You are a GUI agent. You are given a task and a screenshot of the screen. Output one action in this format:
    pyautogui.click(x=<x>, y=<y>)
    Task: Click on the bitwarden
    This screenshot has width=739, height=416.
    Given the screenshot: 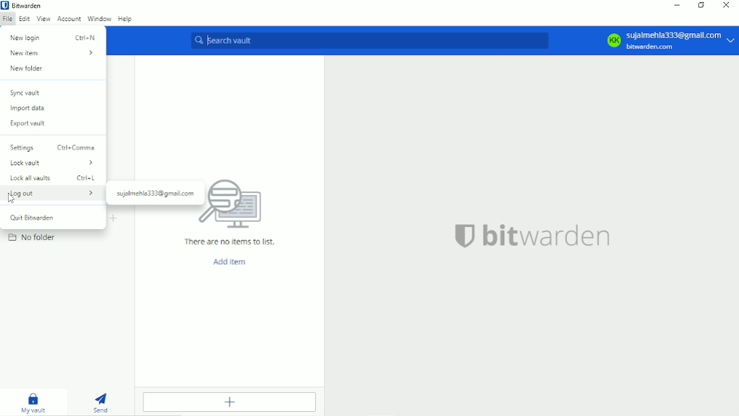 What is the action you would take?
    pyautogui.click(x=548, y=236)
    